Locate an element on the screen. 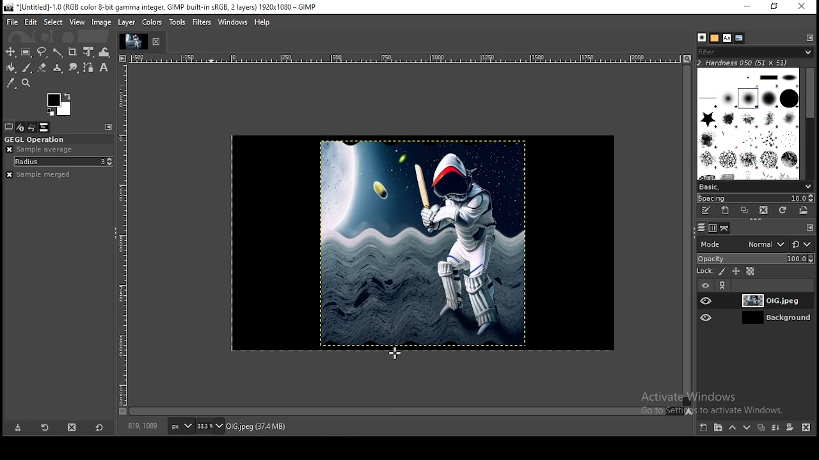 The height and width of the screenshot is (460, 819). paths is located at coordinates (724, 228).